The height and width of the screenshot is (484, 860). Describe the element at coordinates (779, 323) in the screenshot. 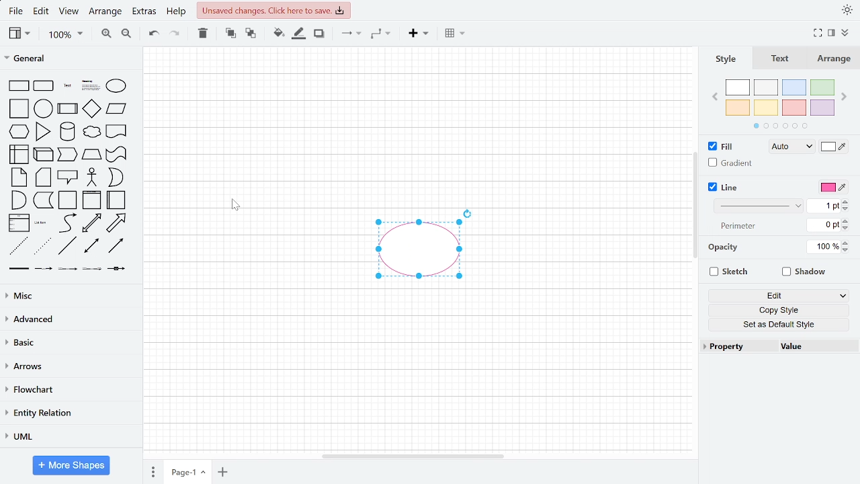

I see `set as default page style` at that location.